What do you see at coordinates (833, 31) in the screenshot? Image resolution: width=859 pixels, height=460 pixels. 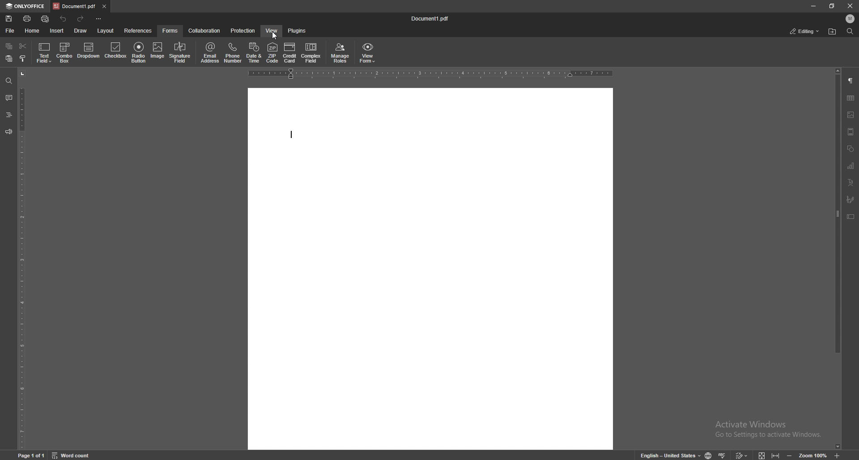 I see `locate file` at bounding box center [833, 31].